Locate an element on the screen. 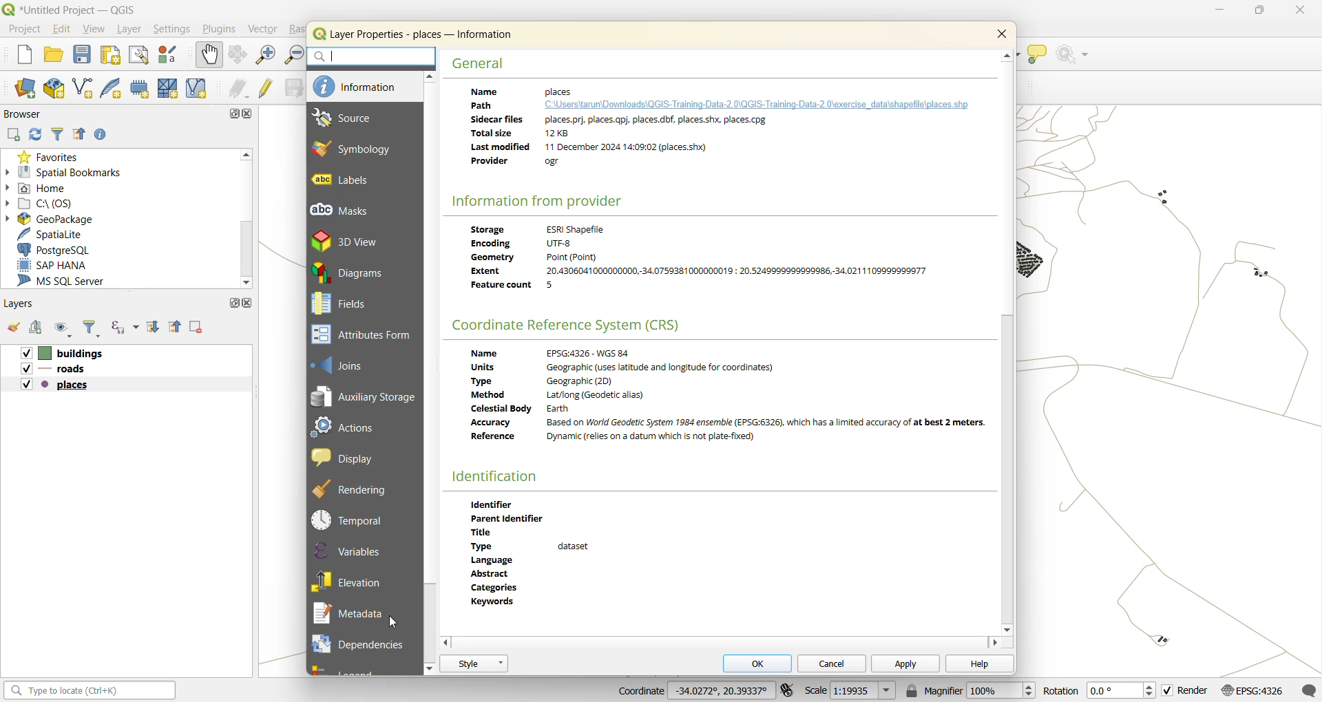 The image size is (1322, 702). close is located at coordinates (1298, 14).